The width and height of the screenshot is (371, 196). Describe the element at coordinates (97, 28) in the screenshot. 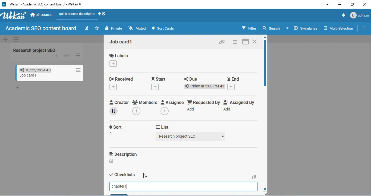

I see `click to star this board` at that location.